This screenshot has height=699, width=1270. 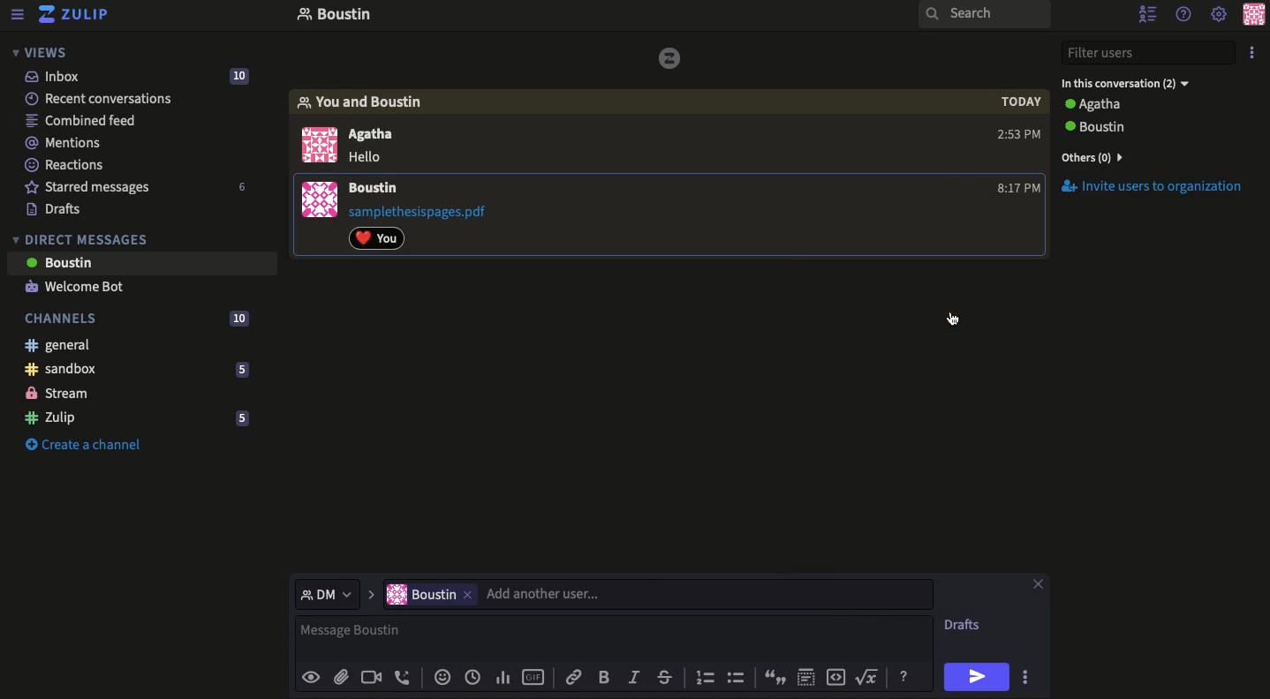 What do you see at coordinates (704, 676) in the screenshot?
I see `Numbered list` at bounding box center [704, 676].